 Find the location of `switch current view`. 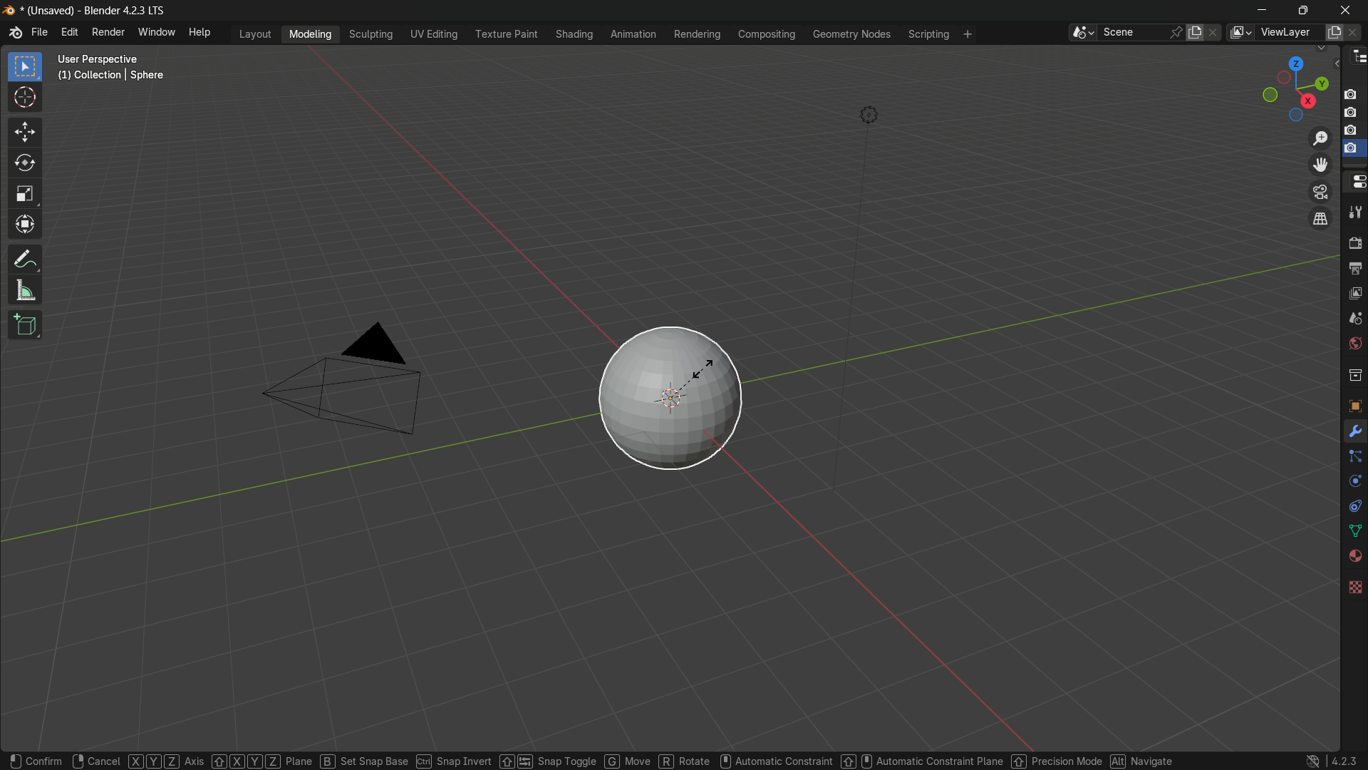

switch current view is located at coordinates (1323, 220).